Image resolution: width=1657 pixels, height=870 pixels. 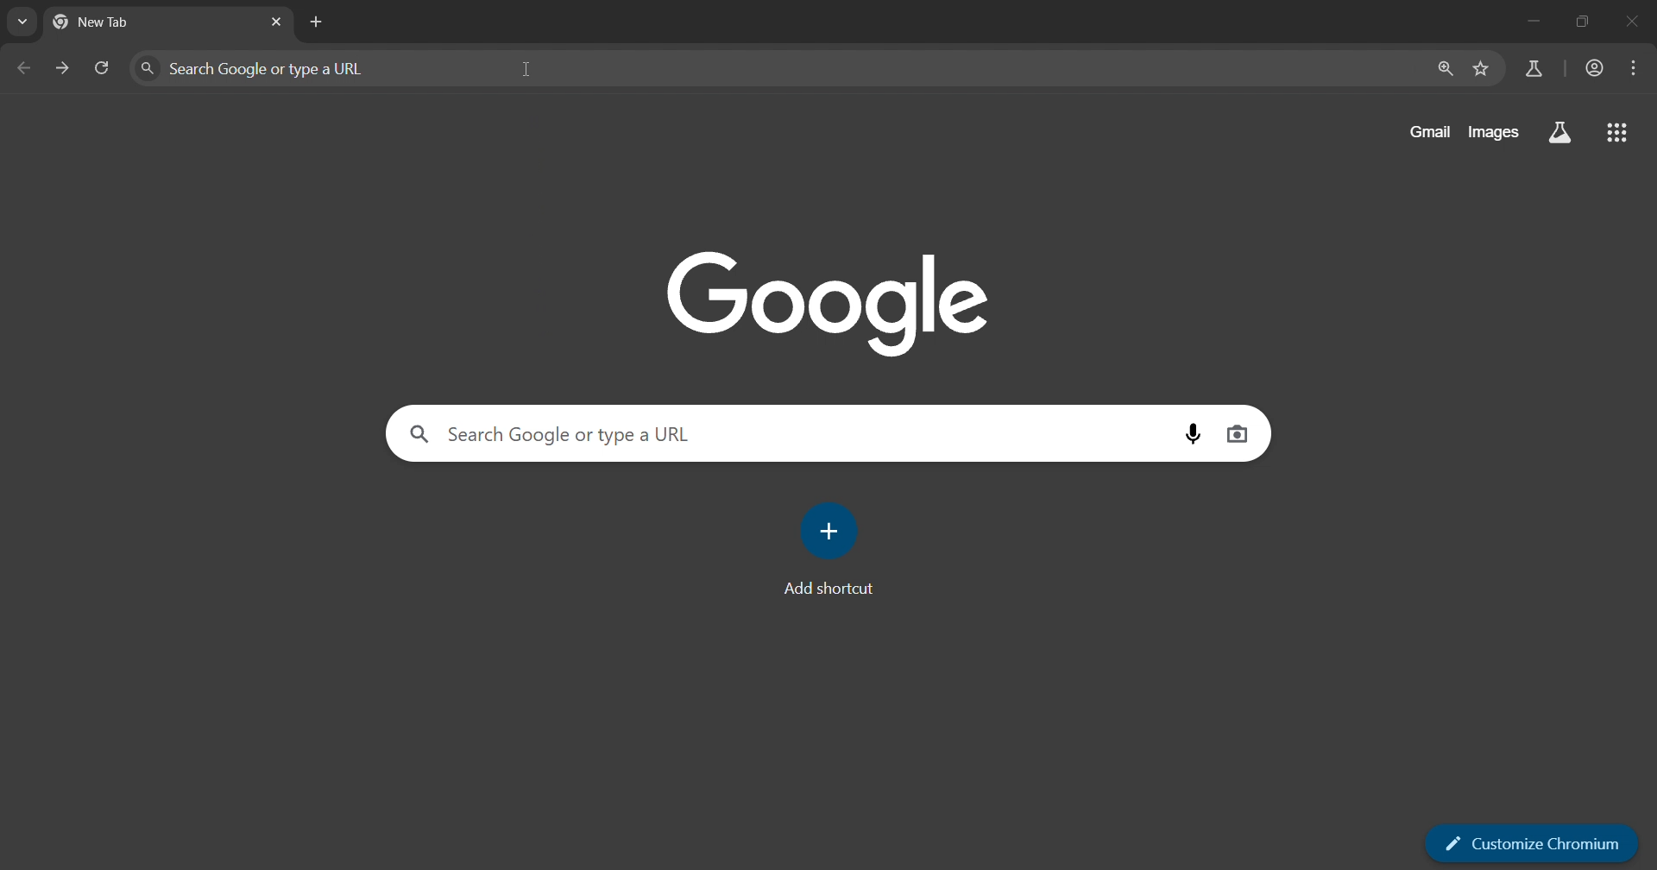 What do you see at coordinates (1531, 67) in the screenshot?
I see `search labs` at bounding box center [1531, 67].